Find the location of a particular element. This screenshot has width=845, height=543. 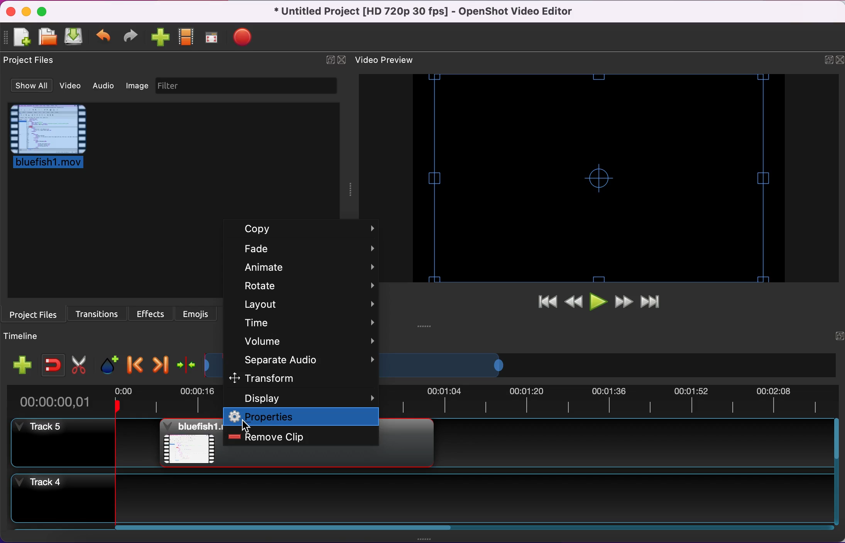

time duration is located at coordinates (113, 399).